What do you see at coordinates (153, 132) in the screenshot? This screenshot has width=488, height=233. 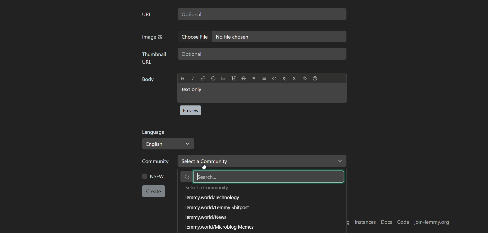 I see `Language` at bounding box center [153, 132].